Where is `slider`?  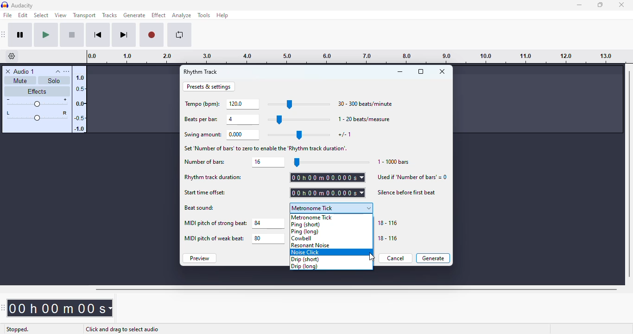 slider is located at coordinates (299, 104).